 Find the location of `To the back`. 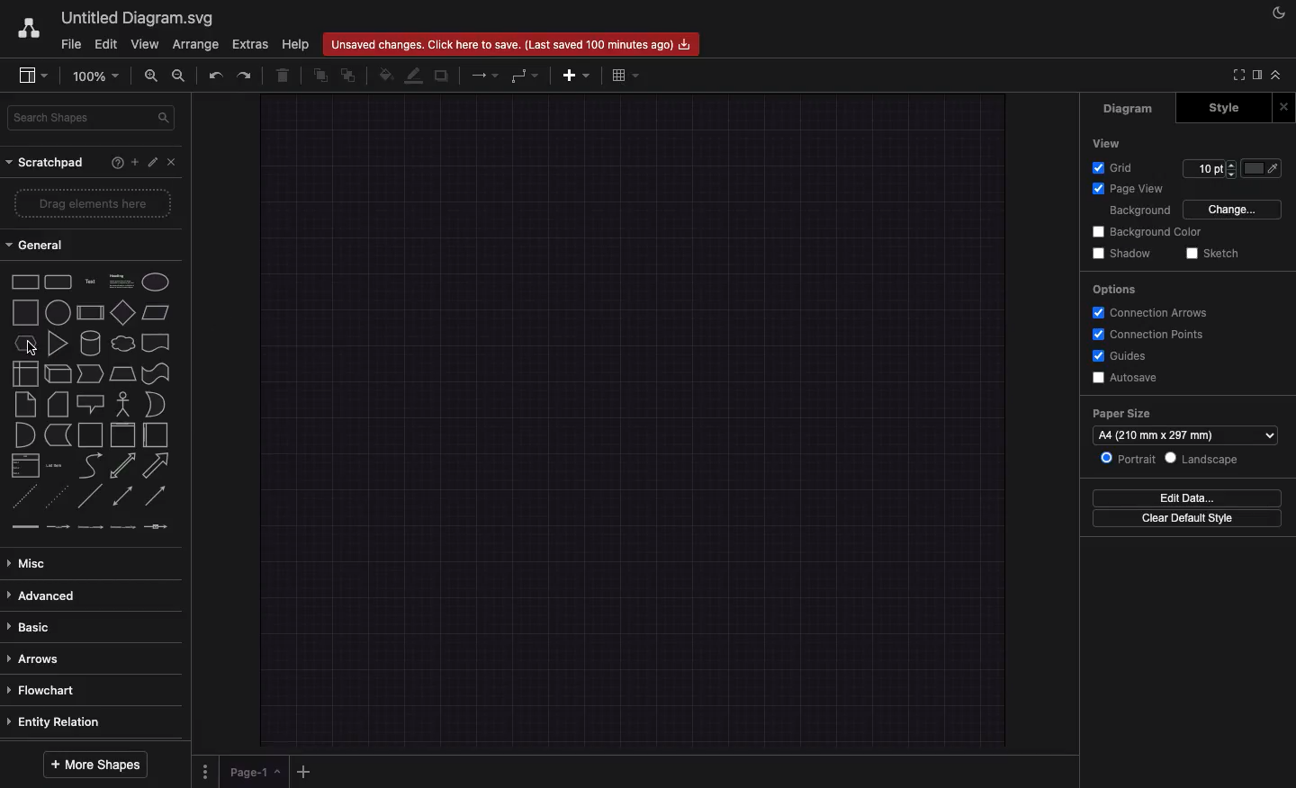

To the back is located at coordinates (348, 75).